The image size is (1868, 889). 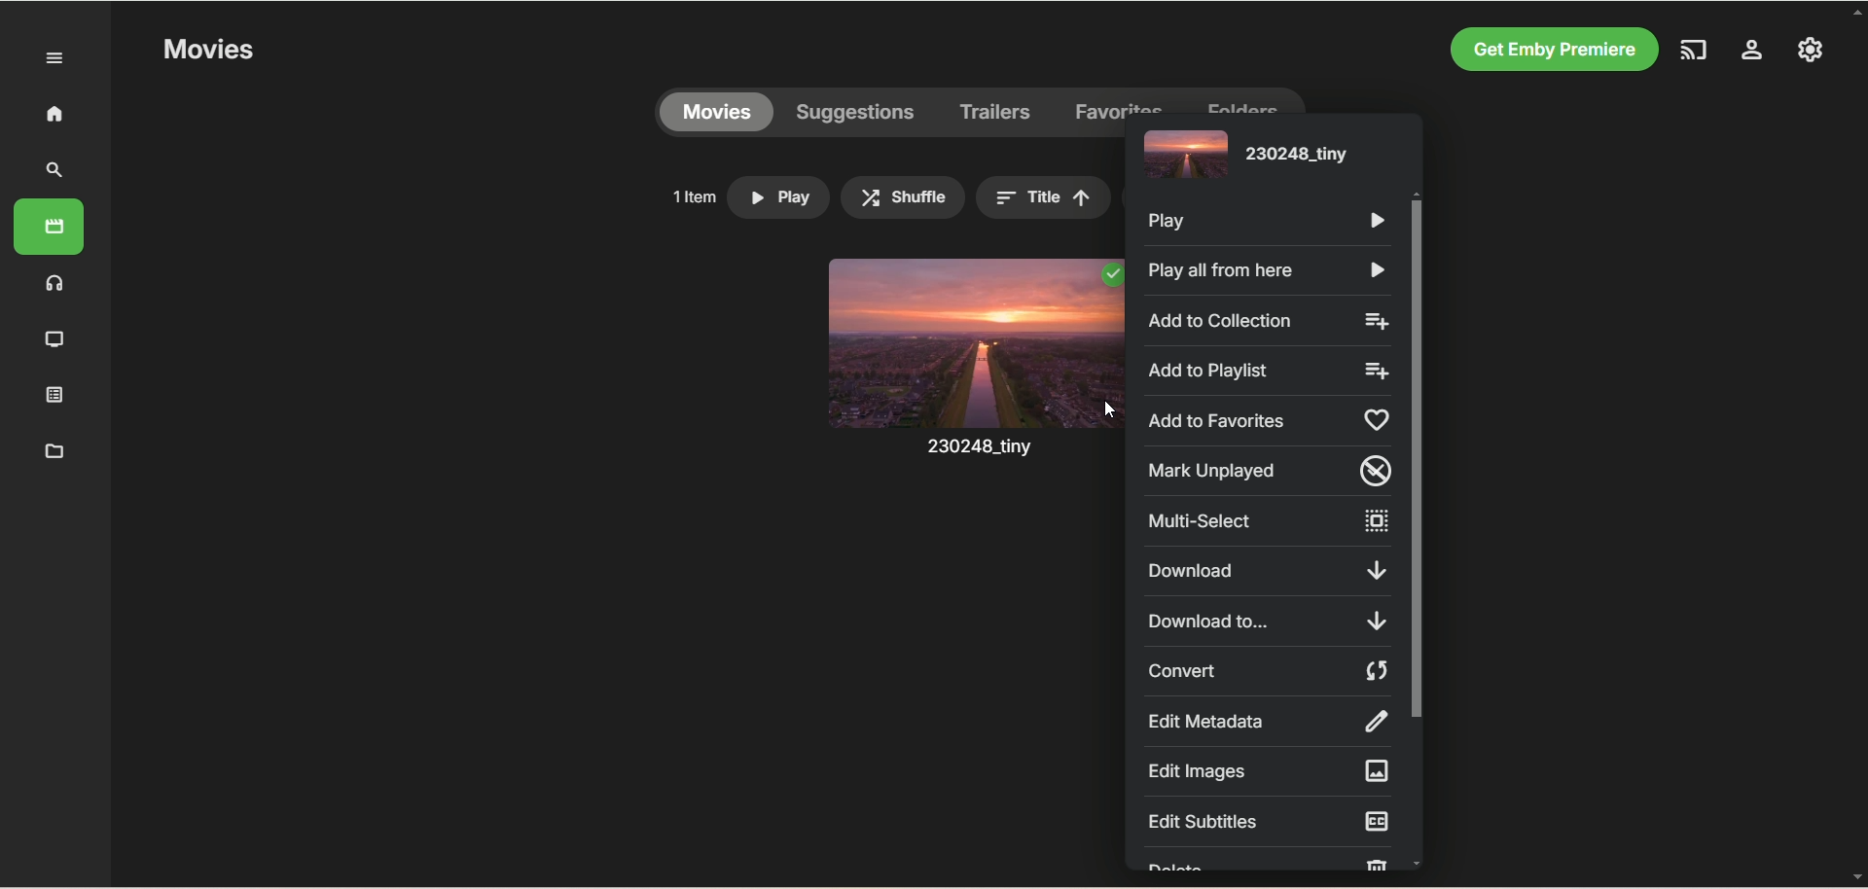 What do you see at coordinates (1271, 418) in the screenshot?
I see `add to favorites` at bounding box center [1271, 418].